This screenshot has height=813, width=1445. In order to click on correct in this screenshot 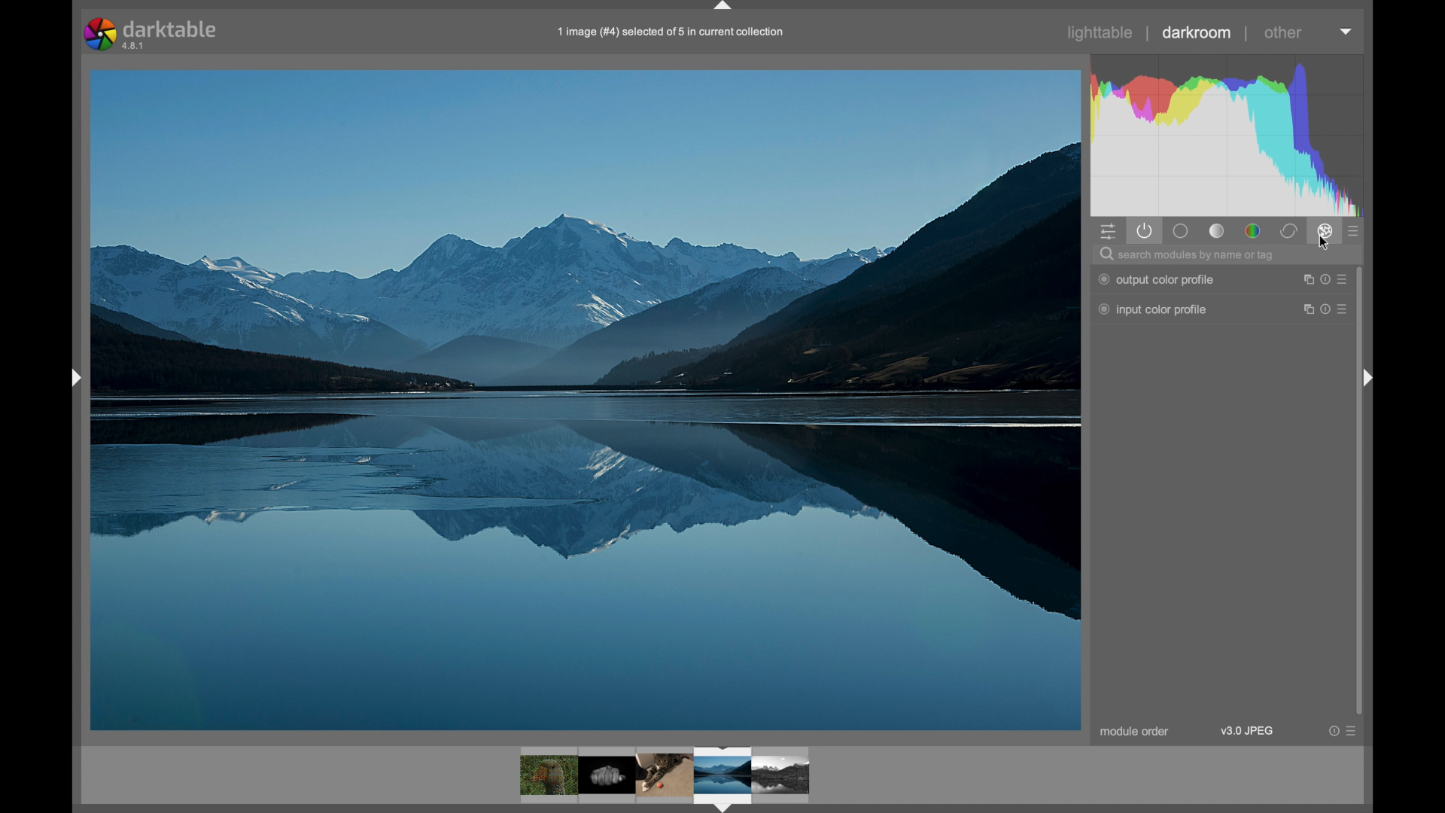, I will do `click(1290, 230)`.